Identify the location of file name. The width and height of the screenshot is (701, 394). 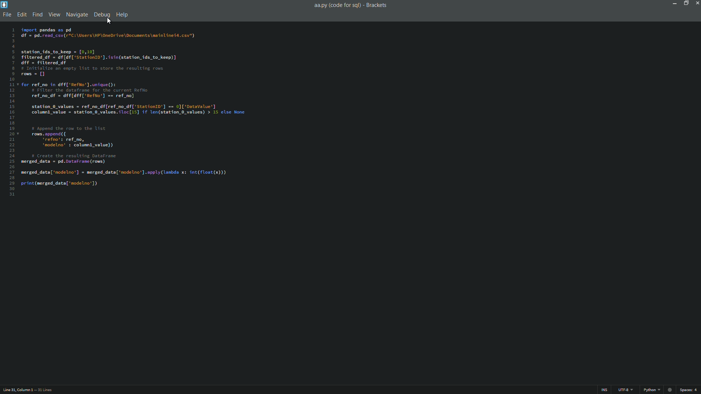
(336, 5).